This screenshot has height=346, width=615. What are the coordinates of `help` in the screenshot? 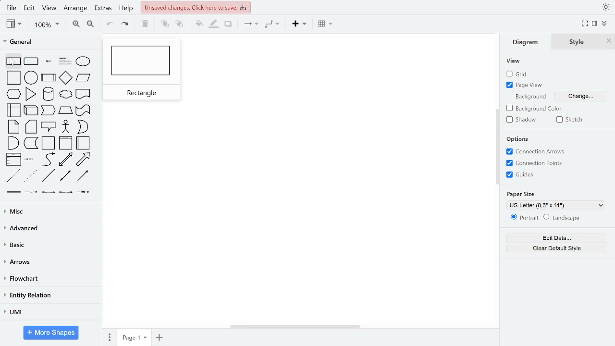 It's located at (126, 9).